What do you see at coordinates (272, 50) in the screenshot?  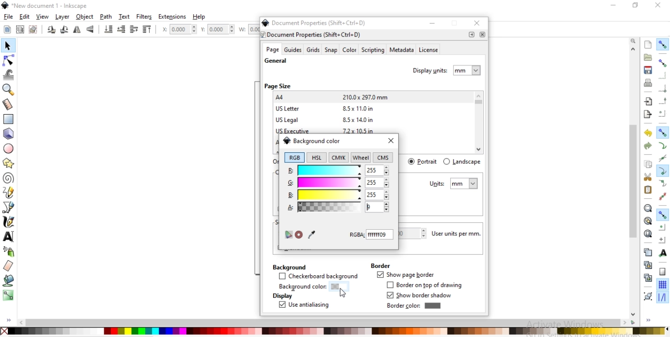 I see `age` at bounding box center [272, 50].